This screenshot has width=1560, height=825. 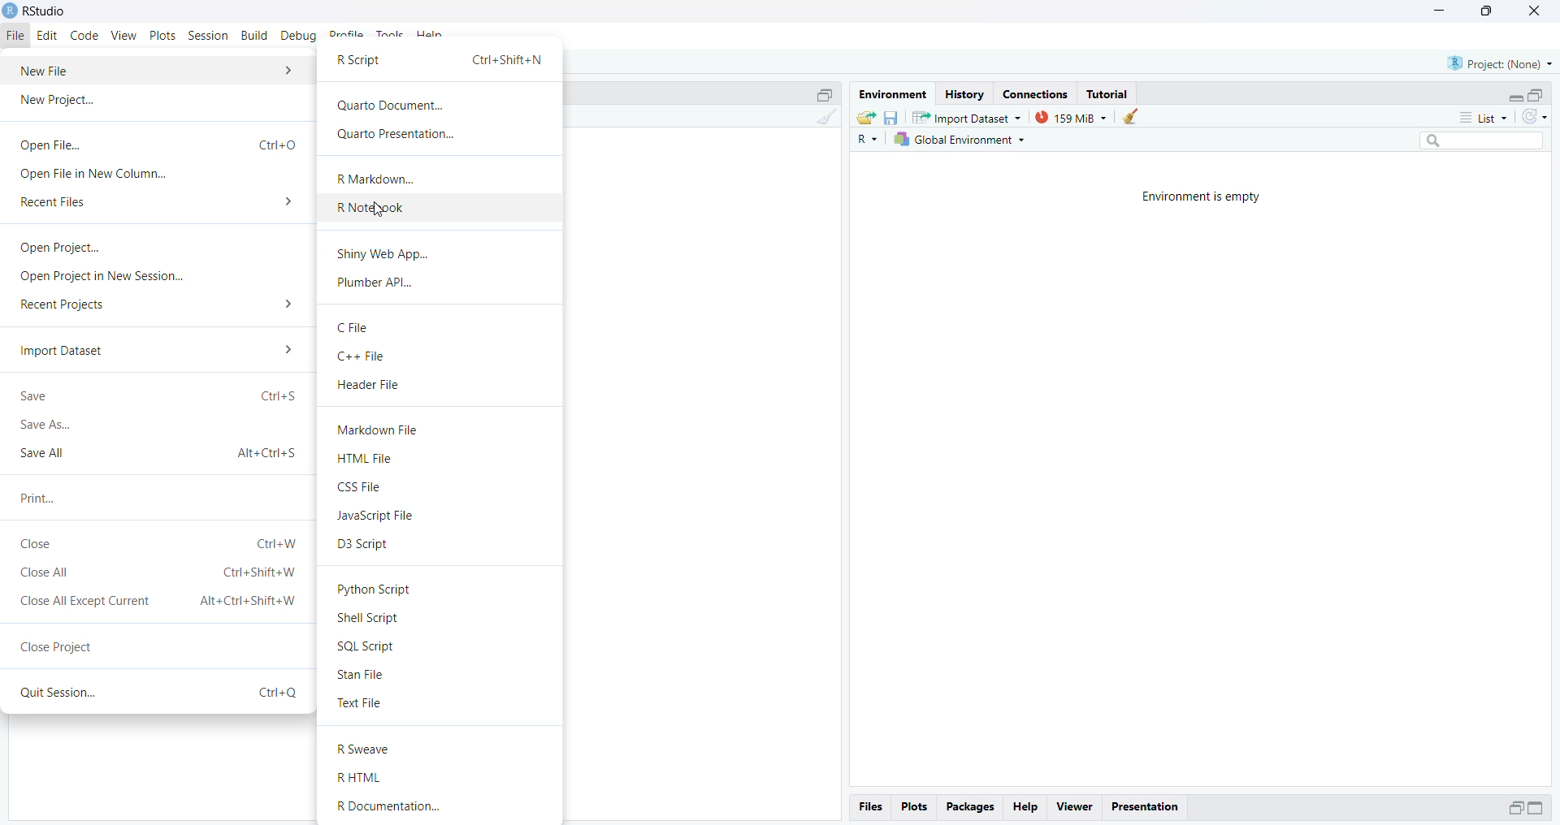 What do you see at coordinates (363, 778) in the screenshot?
I see `RHTML` at bounding box center [363, 778].